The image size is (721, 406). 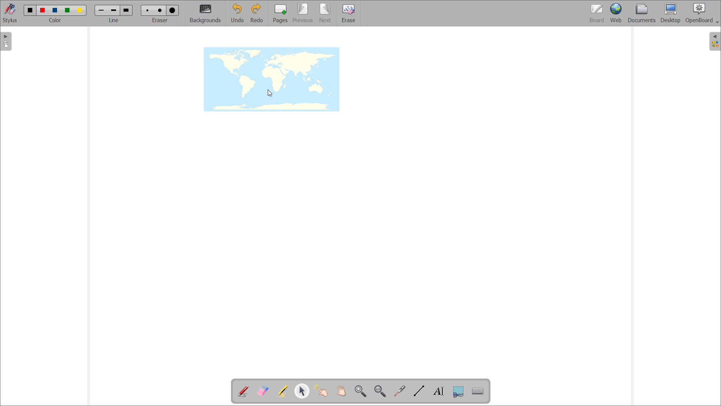 What do you see at coordinates (380, 391) in the screenshot?
I see `zoom out` at bounding box center [380, 391].